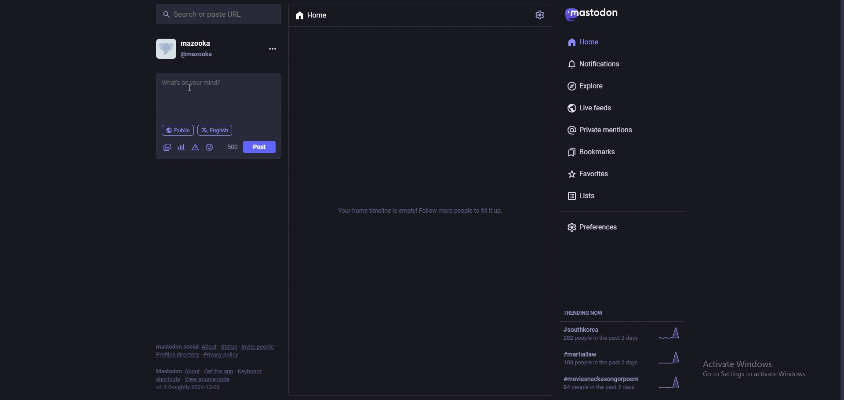  What do you see at coordinates (623, 358) in the screenshot?
I see `trending` at bounding box center [623, 358].